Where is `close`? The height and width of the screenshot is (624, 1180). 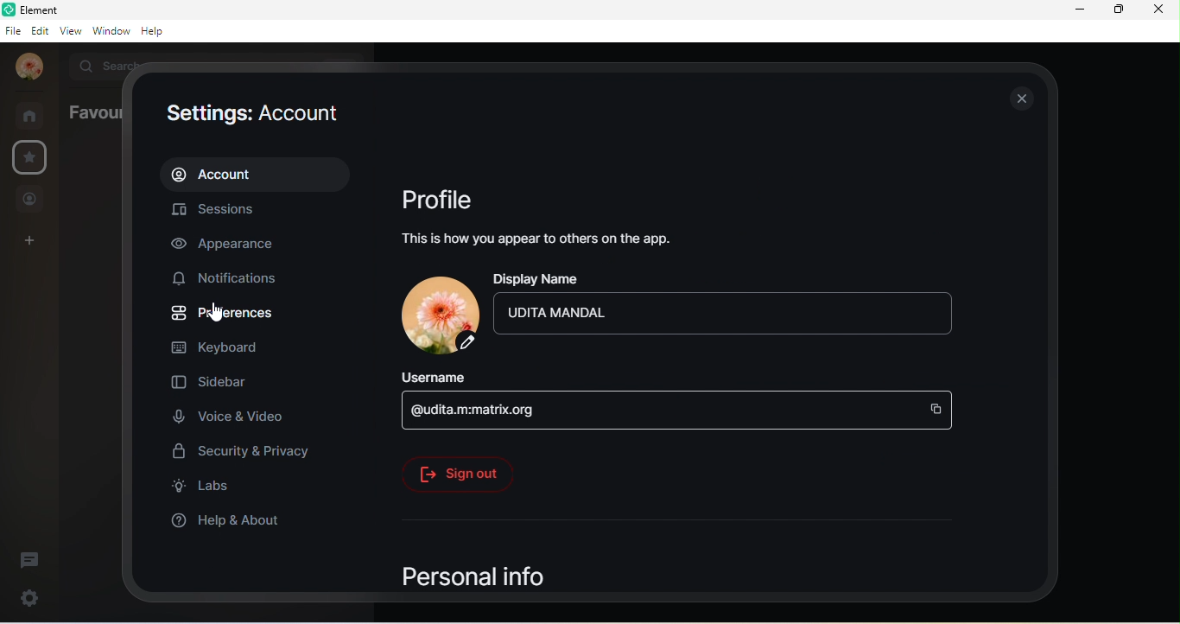
close is located at coordinates (1018, 94).